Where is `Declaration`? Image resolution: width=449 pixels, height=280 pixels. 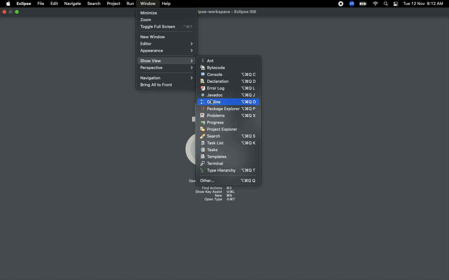 Declaration is located at coordinates (229, 82).